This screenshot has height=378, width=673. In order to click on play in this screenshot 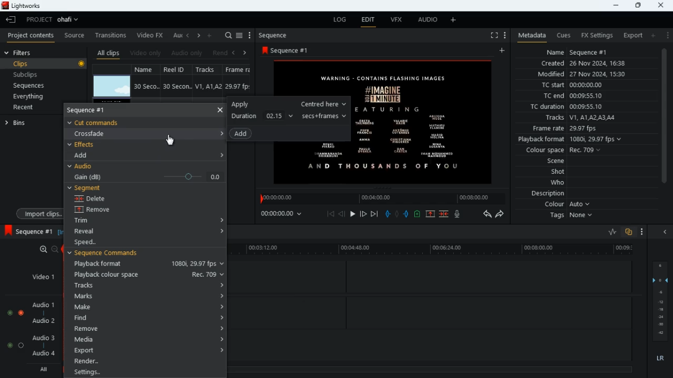, I will do `click(352, 215)`.